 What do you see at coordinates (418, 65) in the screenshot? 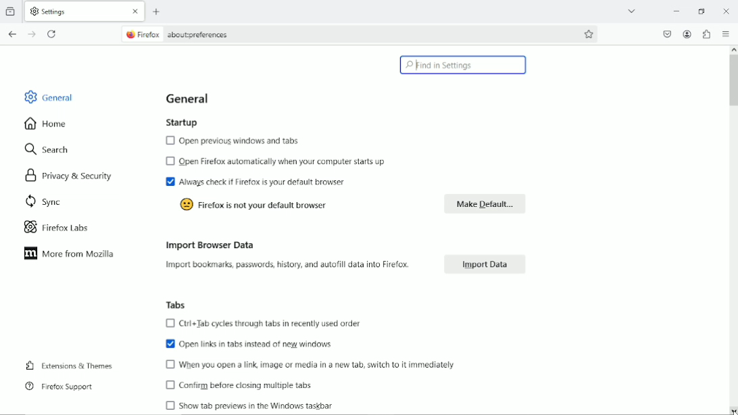
I see `cursor` at bounding box center [418, 65].